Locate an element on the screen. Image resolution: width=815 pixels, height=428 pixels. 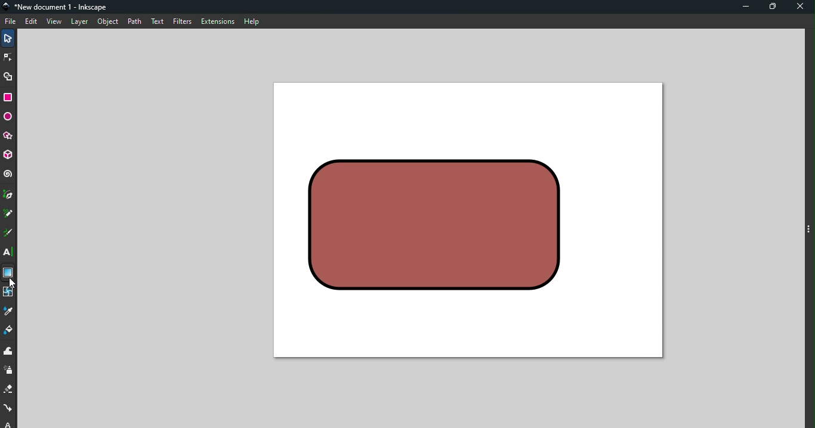
Dropper tool is located at coordinates (9, 312).